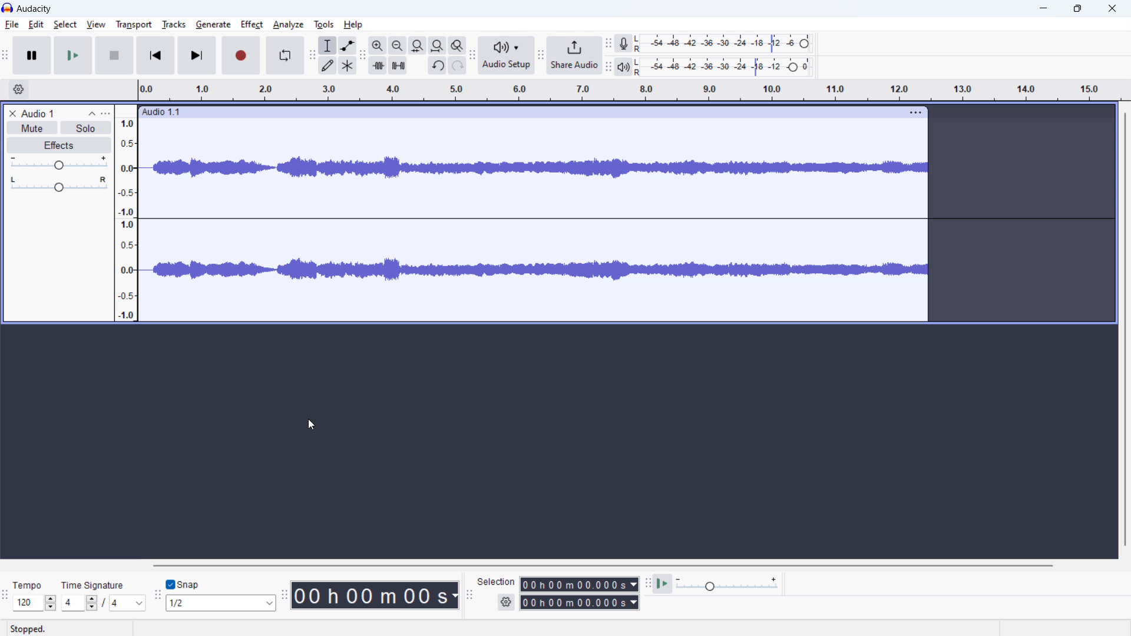 This screenshot has height=636, width=1131. I want to click on toggle zoom, so click(457, 45).